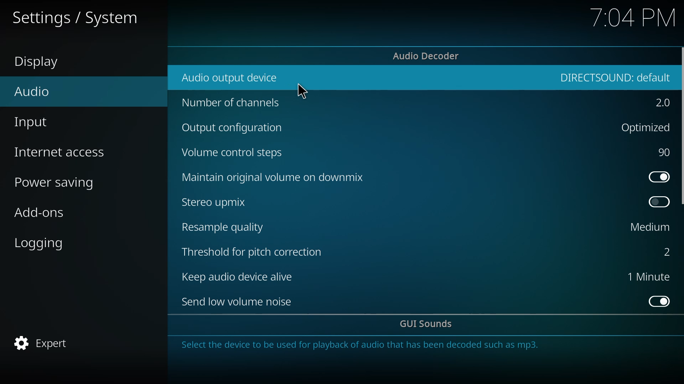 This screenshot has height=384, width=684. I want to click on medium, so click(650, 226).